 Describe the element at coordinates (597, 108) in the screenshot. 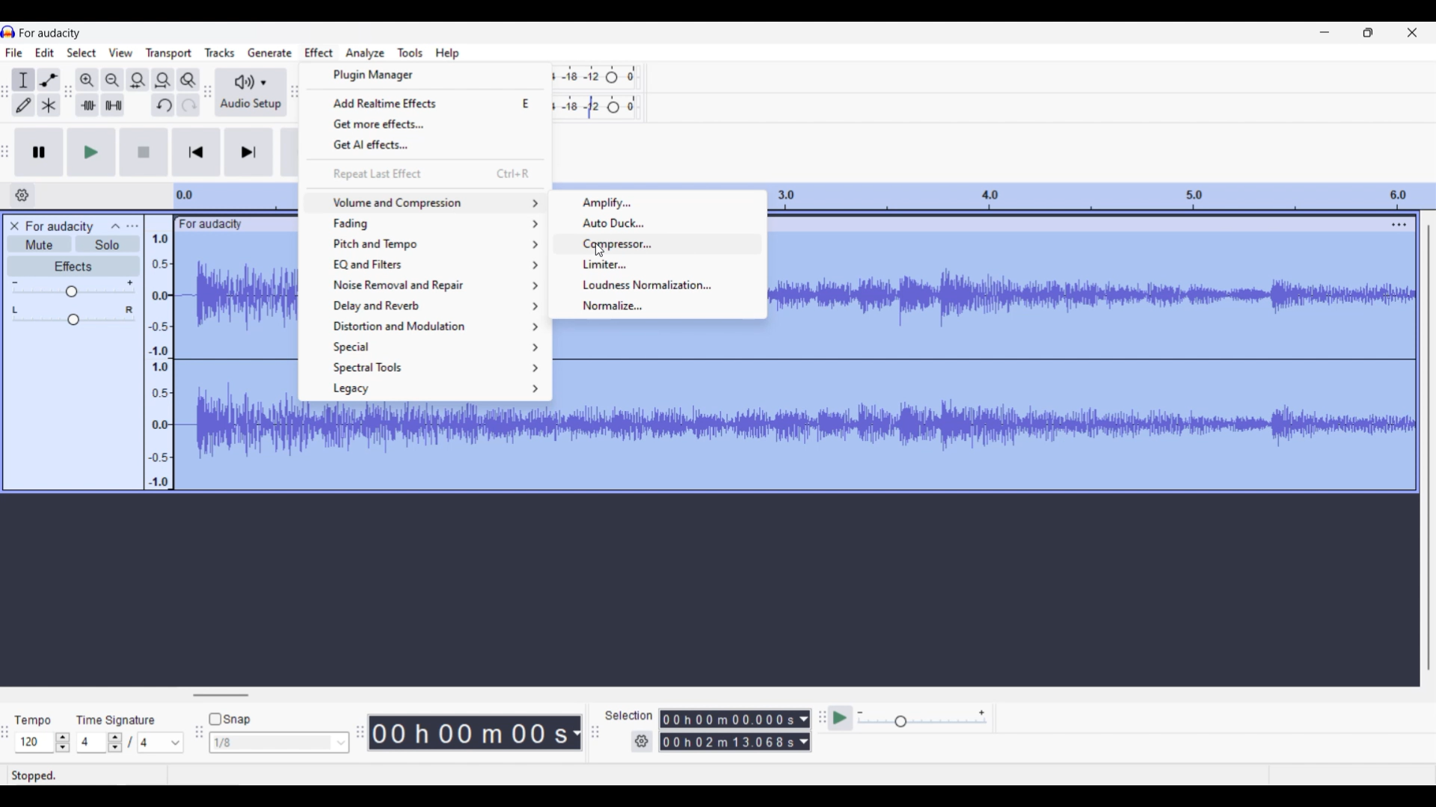

I see `Playback level` at that location.